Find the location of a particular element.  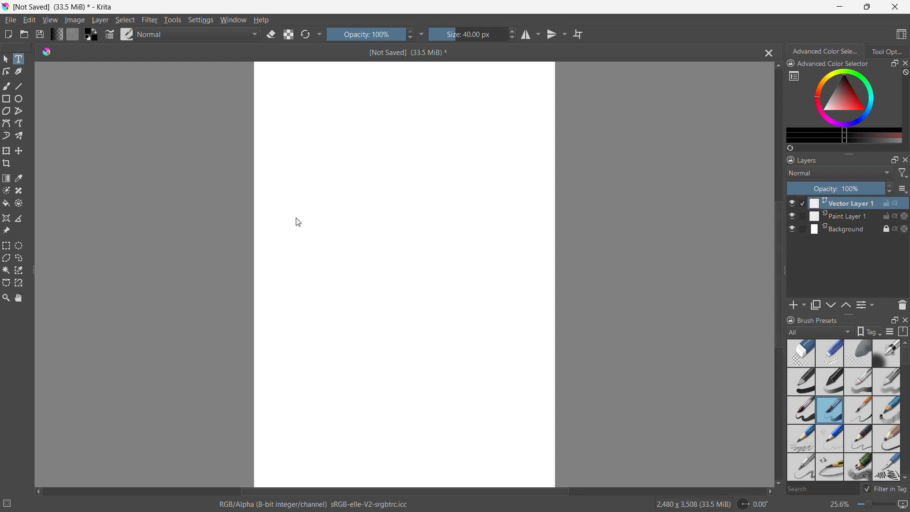

display settings is located at coordinates (890, 331).